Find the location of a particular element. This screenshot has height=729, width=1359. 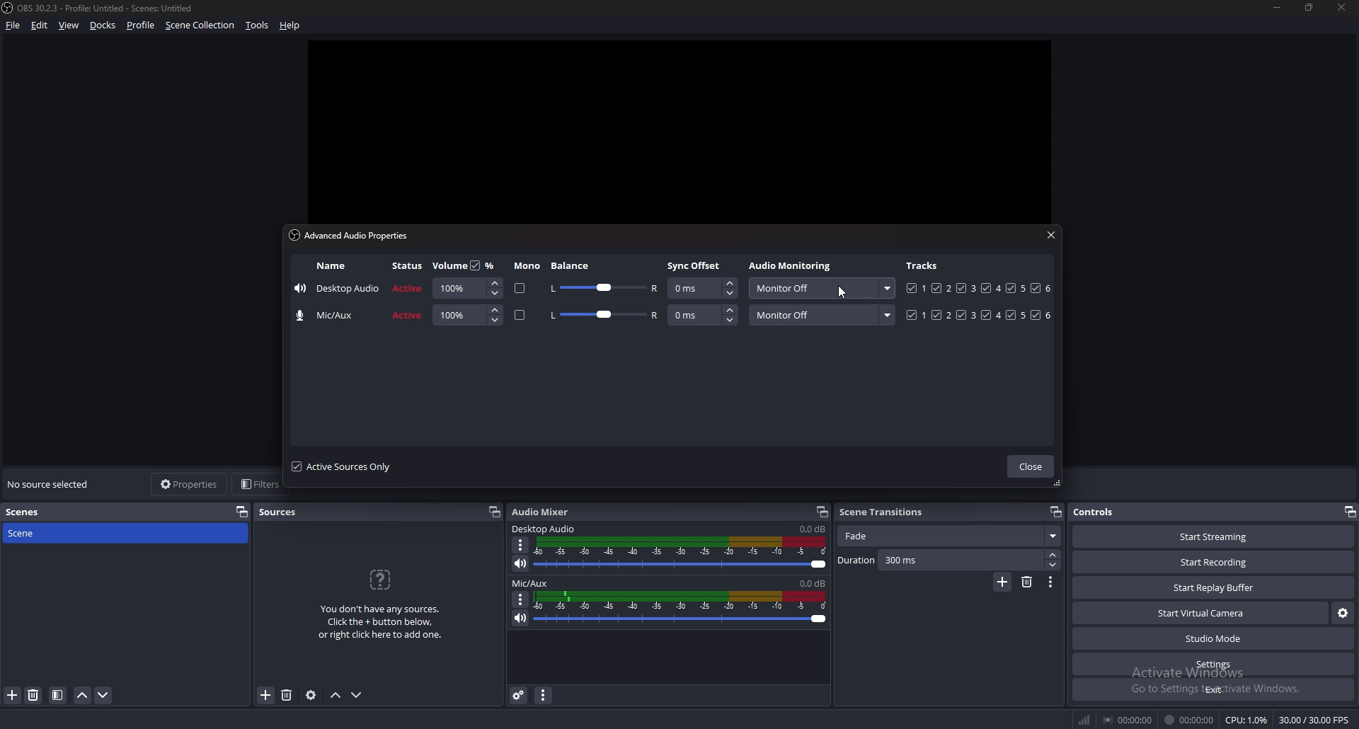

active sources only is located at coordinates (347, 467).